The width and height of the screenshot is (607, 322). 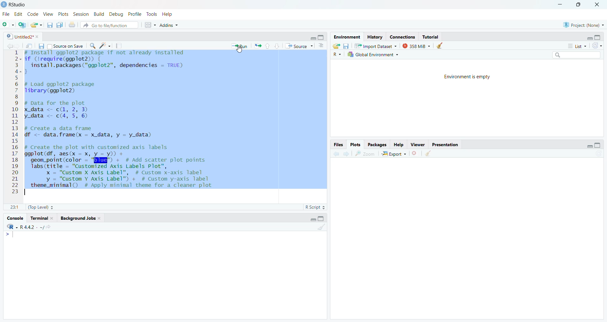 I want to click on R Script =, so click(x=316, y=207).